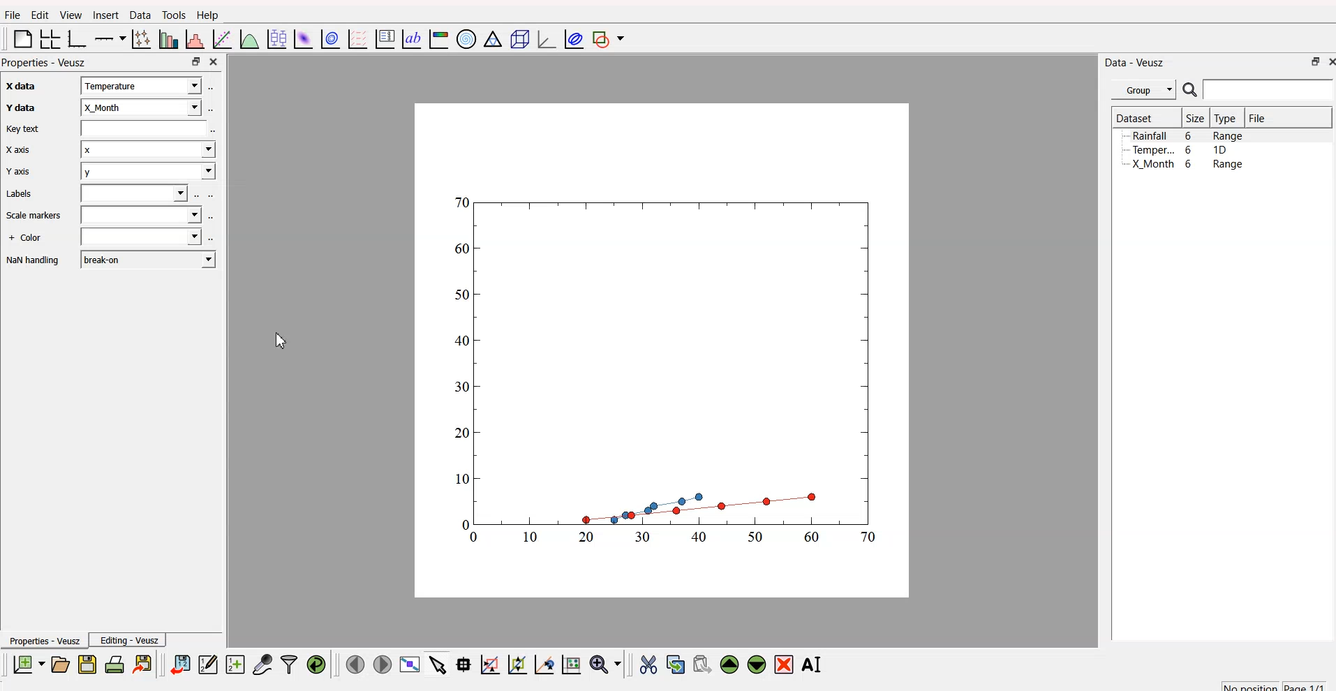  I want to click on move to previous page, so click(355, 663).